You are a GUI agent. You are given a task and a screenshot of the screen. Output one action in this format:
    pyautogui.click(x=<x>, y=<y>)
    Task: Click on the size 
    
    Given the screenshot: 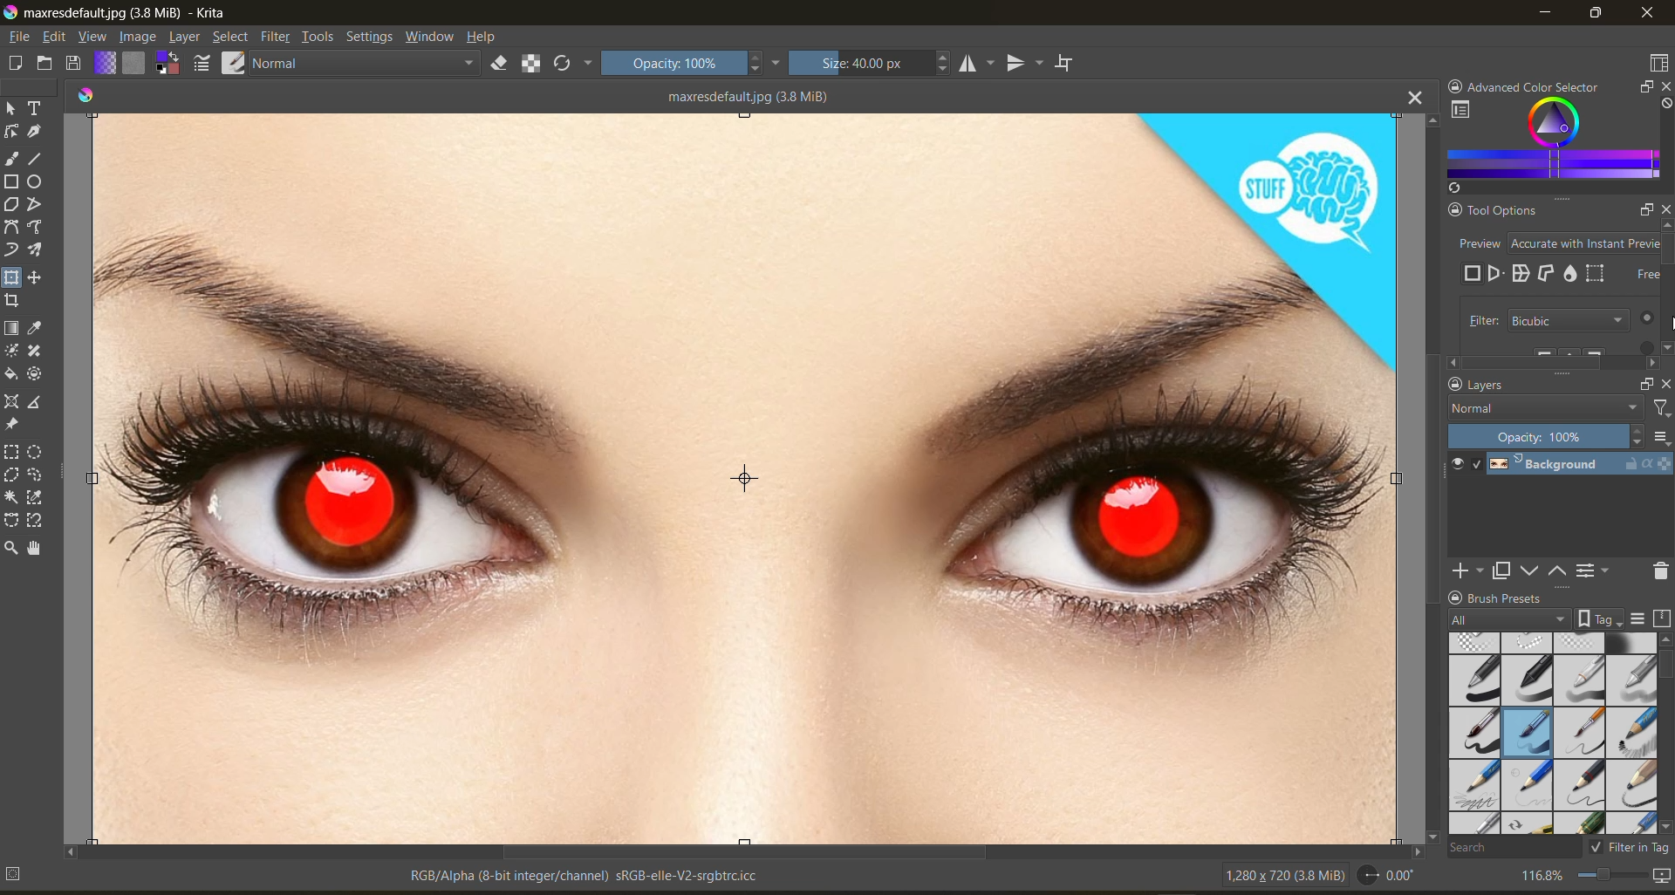 What is the action you would take?
    pyautogui.click(x=874, y=63)
    